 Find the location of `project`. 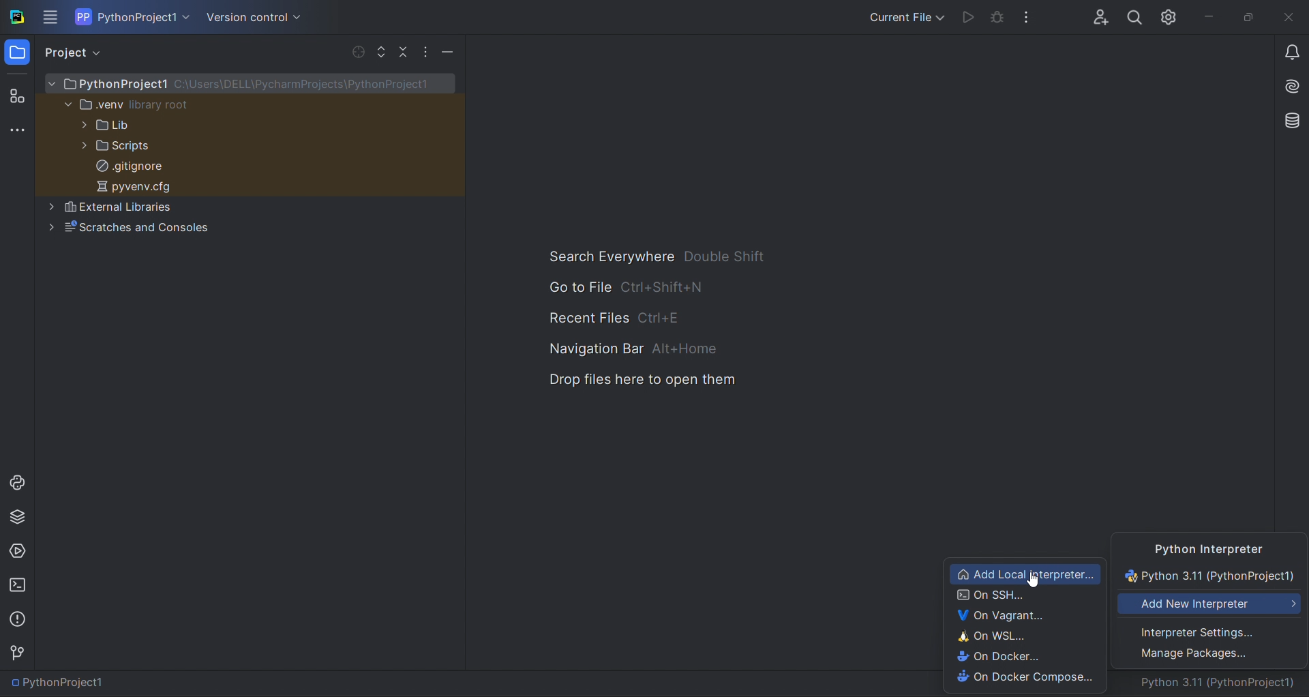

project is located at coordinates (77, 53).